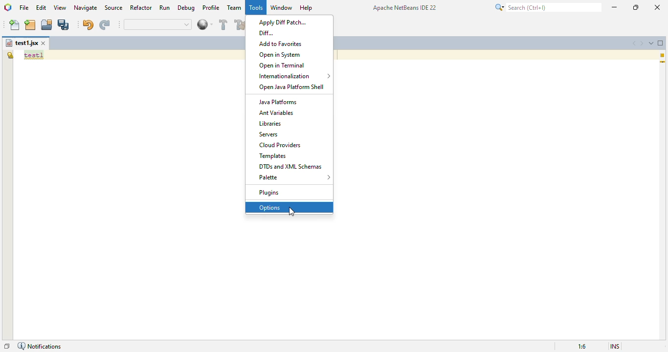  Describe the element at coordinates (7, 7) in the screenshot. I see `logo` at that location.